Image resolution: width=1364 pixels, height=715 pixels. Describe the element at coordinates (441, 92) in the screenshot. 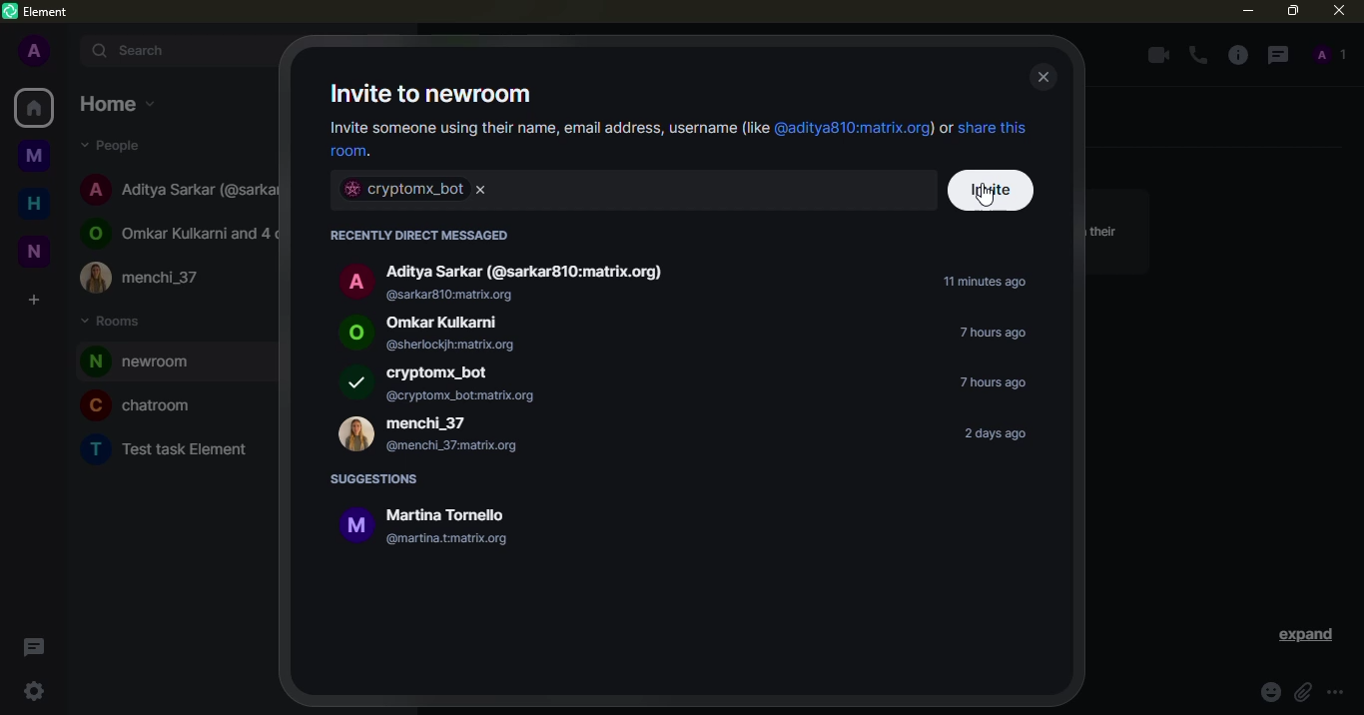

I see `invite to newroom` at that location.